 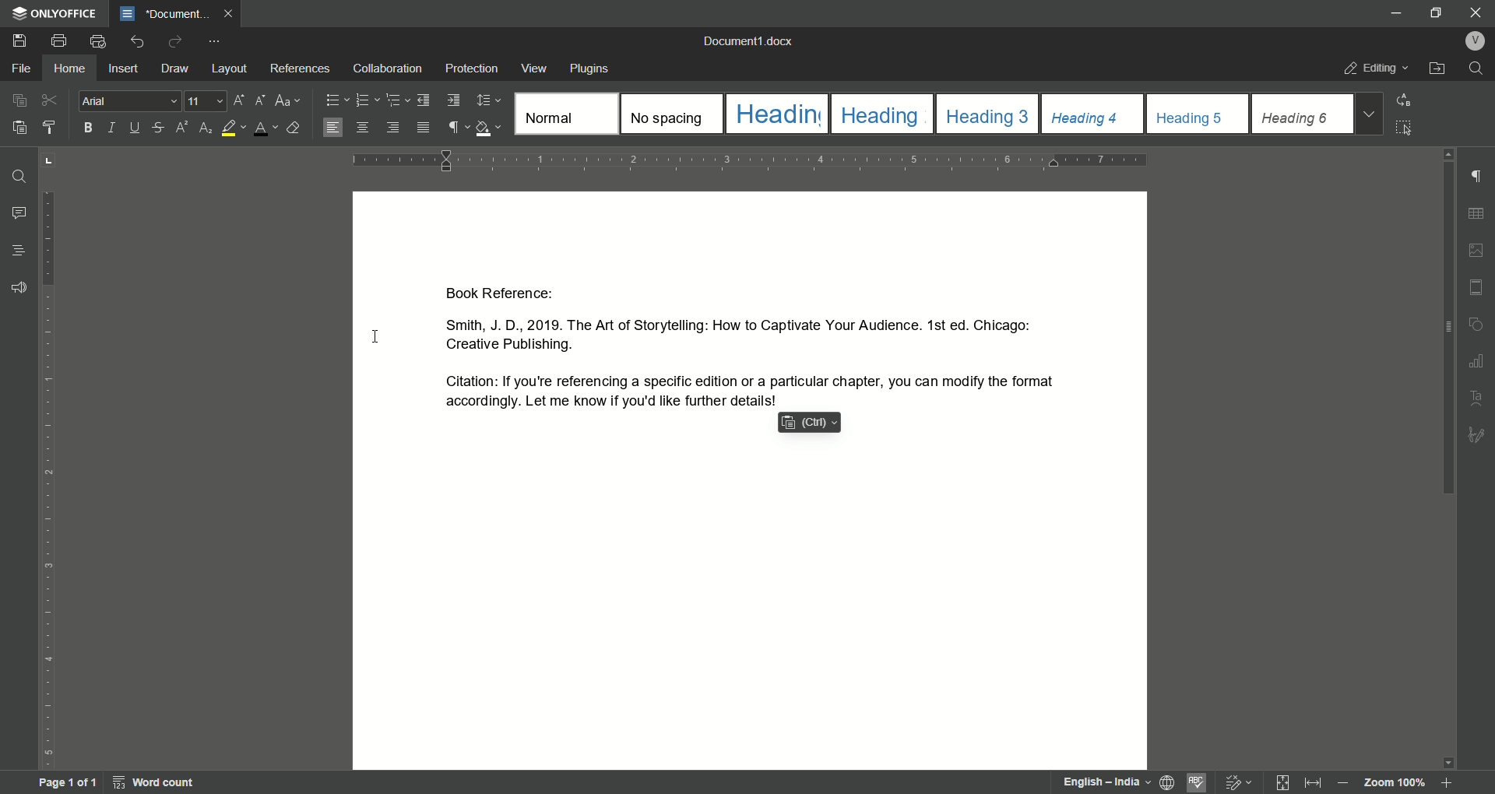 What do you see at coordinates (1197, 782) in the screenshot?
I see `spell check` at bounding box center [1197, 782].